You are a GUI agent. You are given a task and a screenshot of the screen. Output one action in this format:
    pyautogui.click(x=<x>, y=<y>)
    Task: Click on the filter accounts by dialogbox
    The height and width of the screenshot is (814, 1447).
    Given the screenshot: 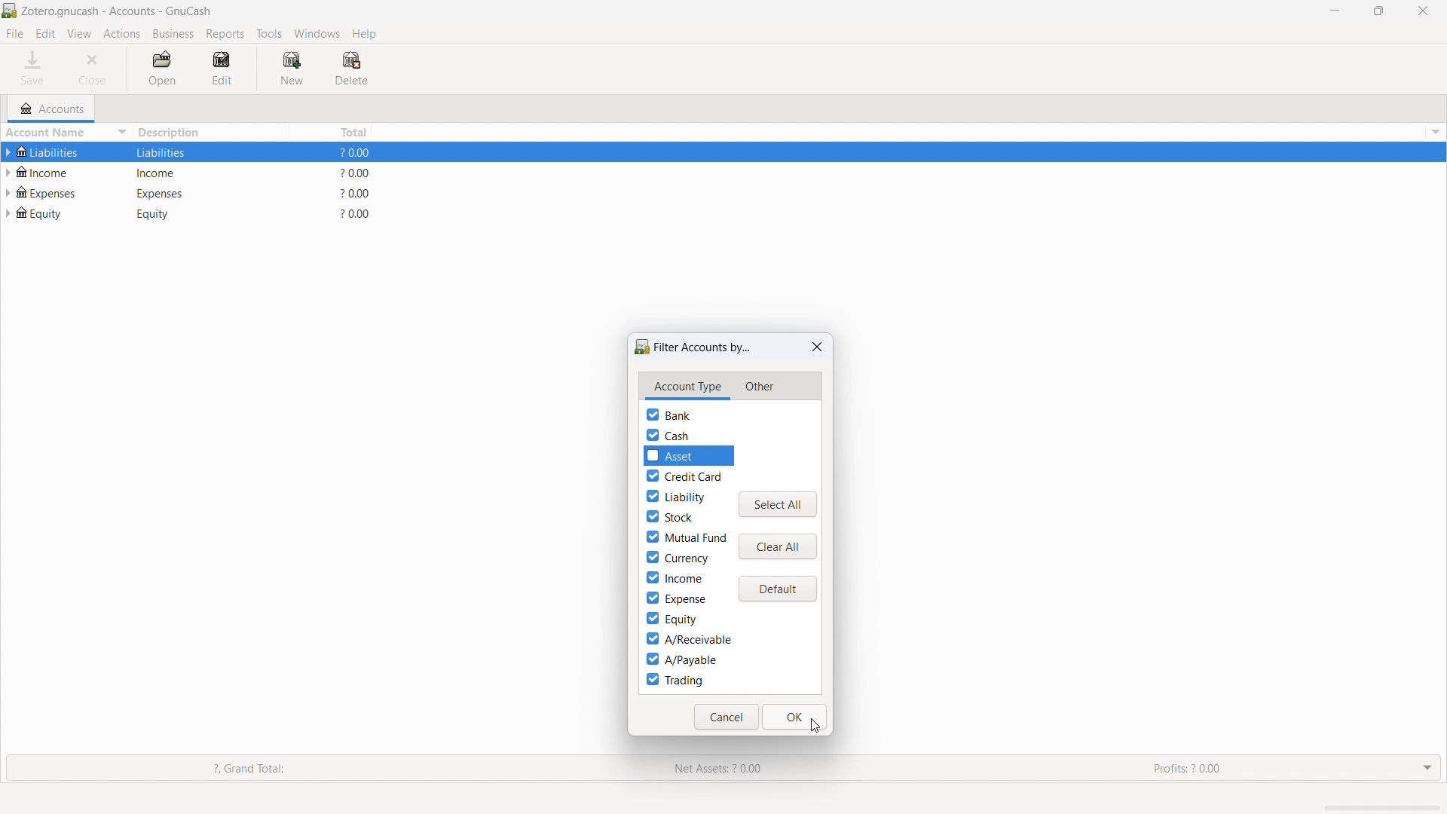 What is the action you would take?
    pyautogui.click(x=693, y=347)
    